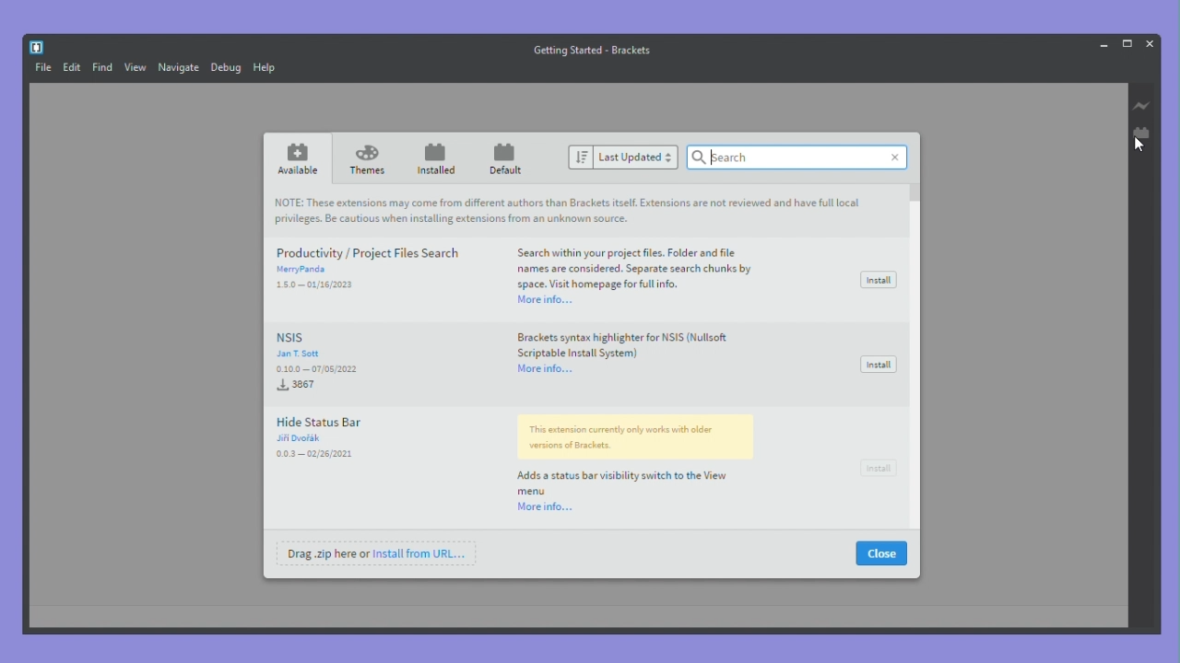 The height and width of the screenshot is (663, 1180). I want to click on Live preview, so click(1143, 107).